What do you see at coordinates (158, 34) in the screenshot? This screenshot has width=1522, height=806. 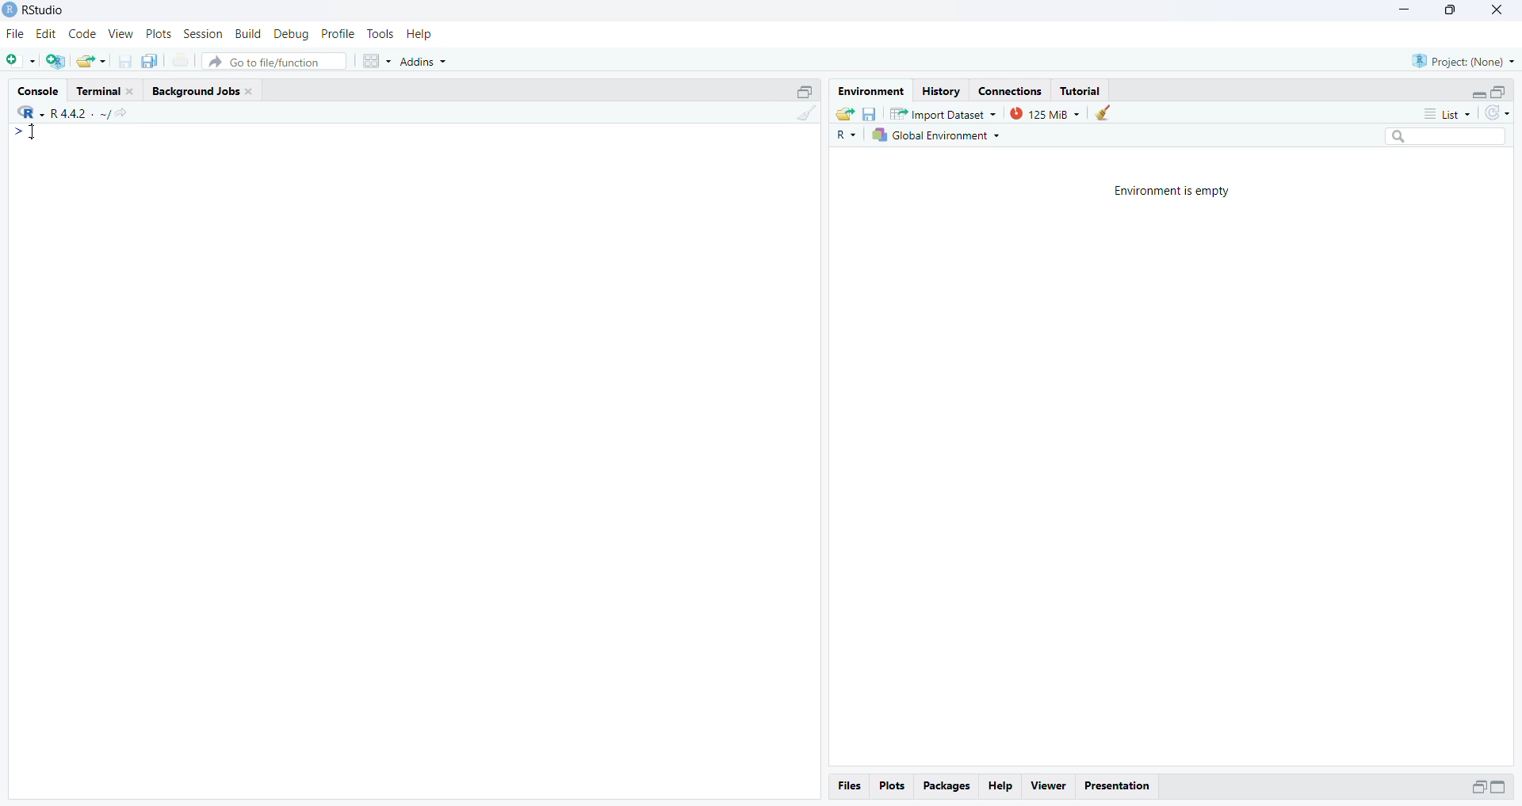 I see `Plots` at bounding box center [158, 34].